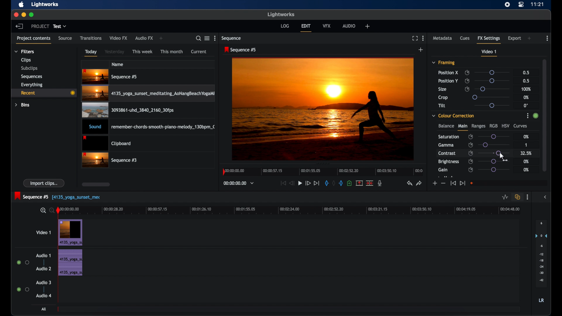 The width and height of the screenshot is (562, 316). Describe the element at coordinates (526, 170) in the screenshot. I see `0%` at that location.